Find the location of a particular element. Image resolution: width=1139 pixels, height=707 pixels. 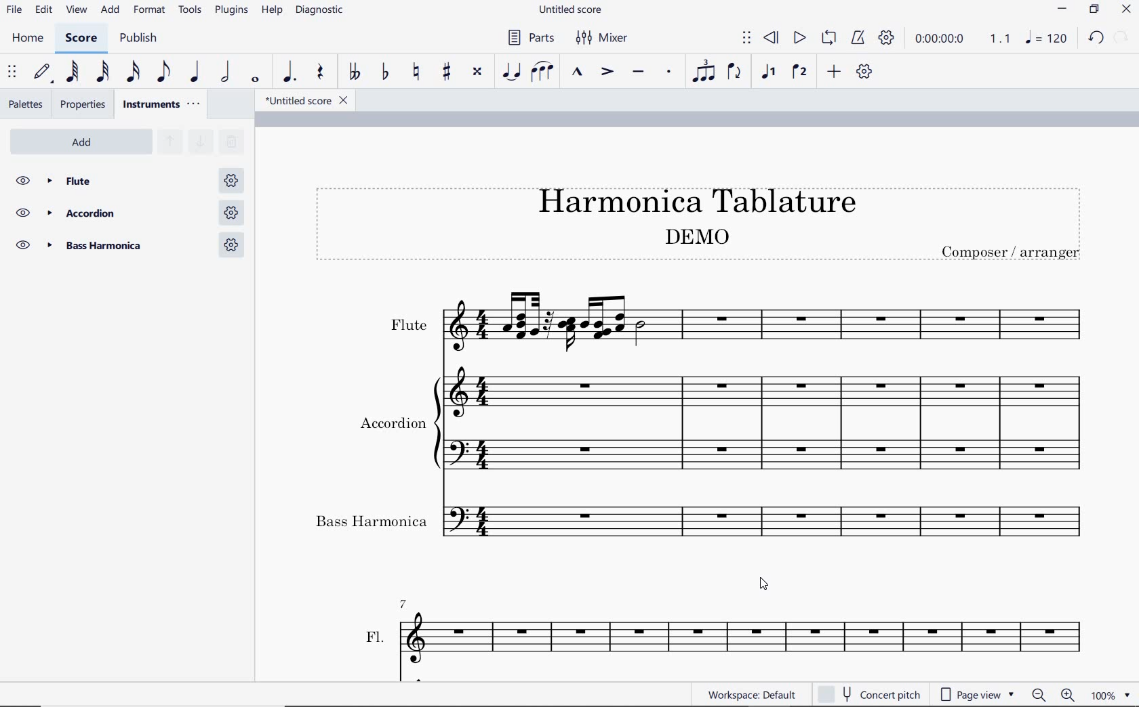

RESTORE DOWN is located at coordinates (1094, 10).